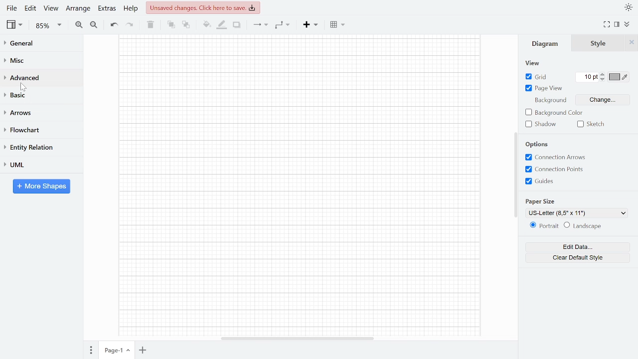 The image size is (638, 359). Describe the element at coordinates (542, 125) in the screenshot. I see `Shadow` at that location.